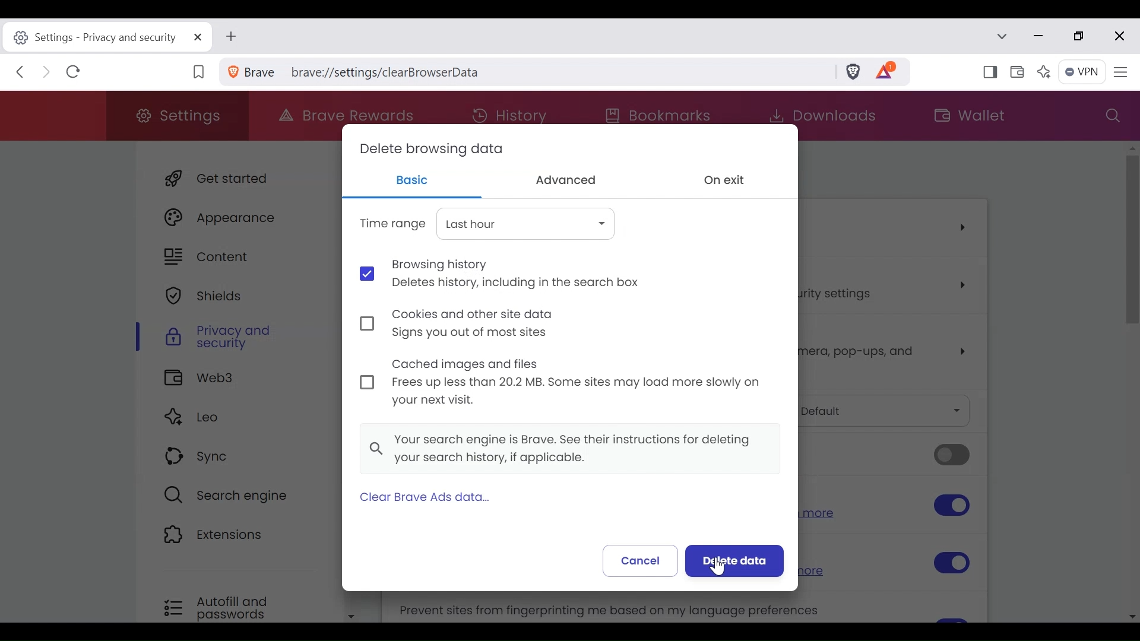  What do you see at coordinates (1132, 345) in the screenshot?
I see `Scroll bar` at bounding box center [1132, 345].